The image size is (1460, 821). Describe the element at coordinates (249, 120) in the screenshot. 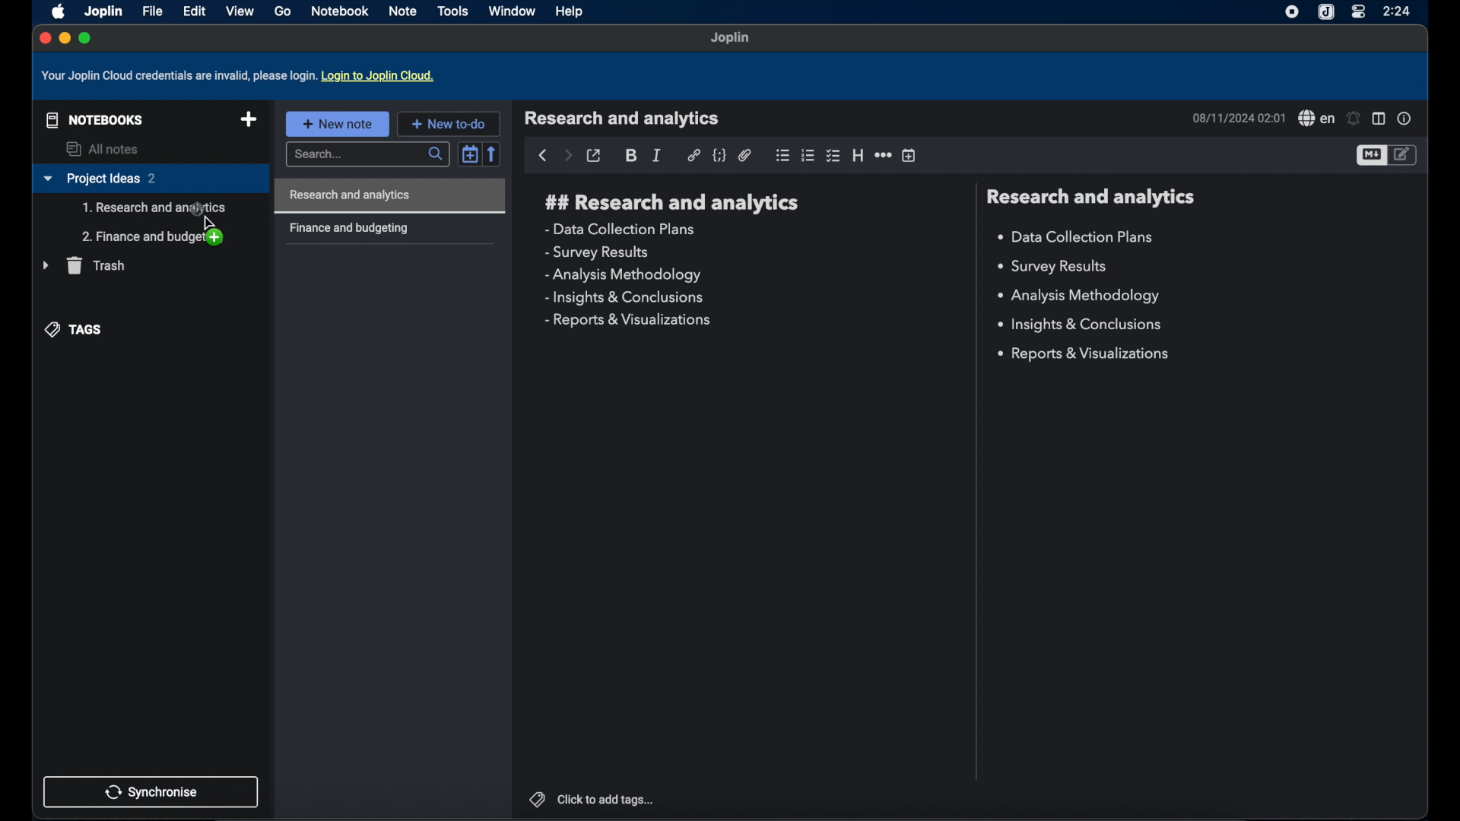

I see `new notebook` at that location.